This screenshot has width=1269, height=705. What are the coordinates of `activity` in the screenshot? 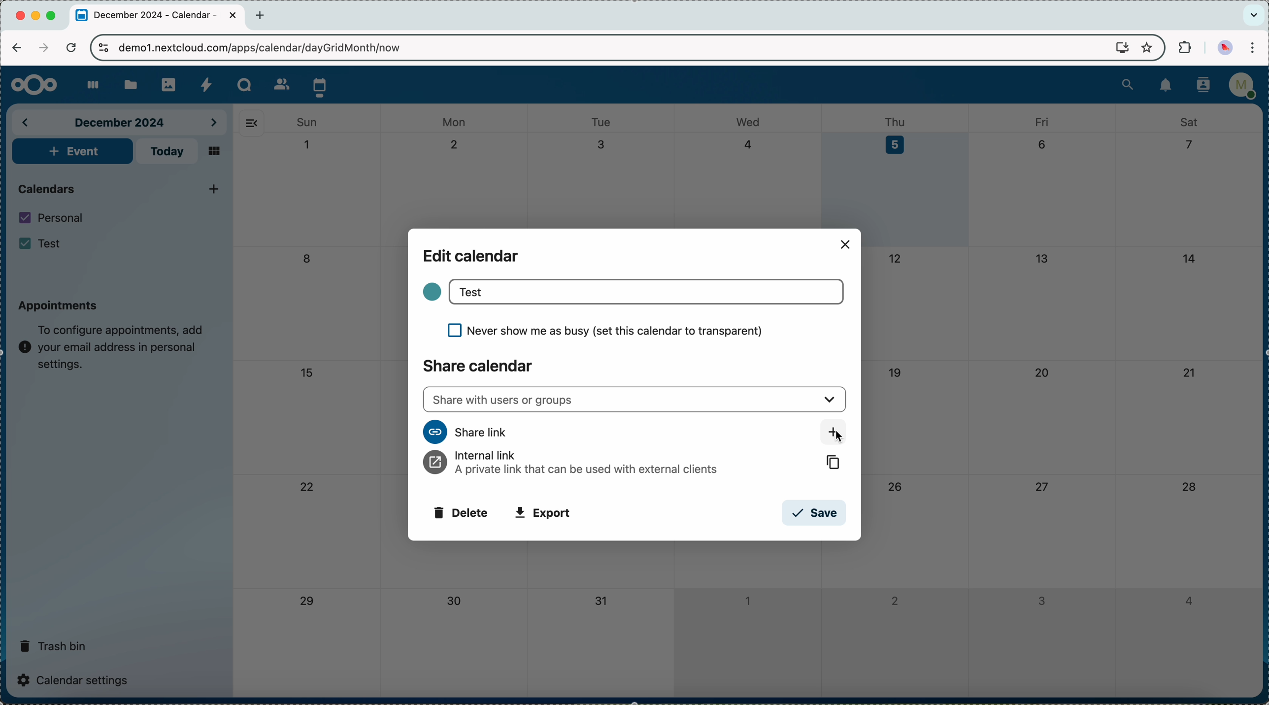 It's located at (207, 84).